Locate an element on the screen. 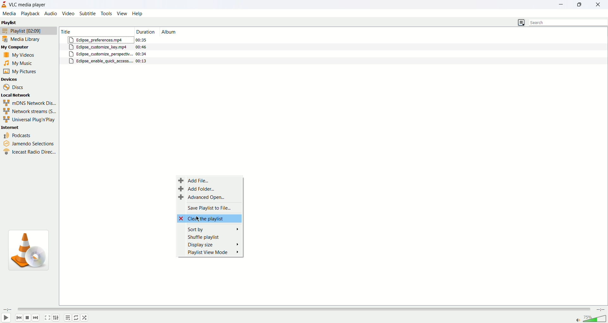  Title is located at coordinates (95, 31).